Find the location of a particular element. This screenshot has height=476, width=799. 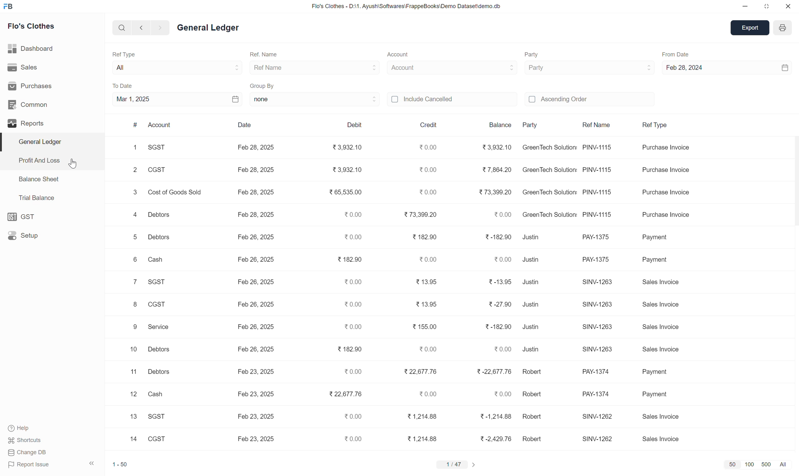

close is located at coordinates (788, 6).